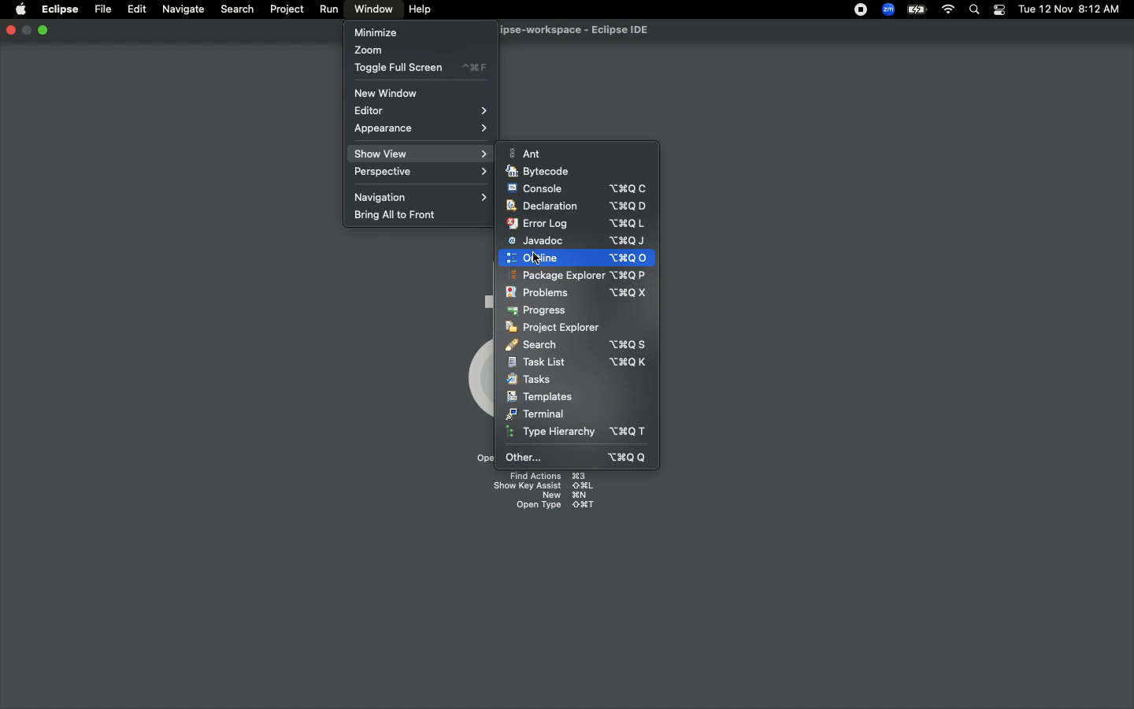 The height and width of the screenshot is (709, 1134). Describe the element at coordinates (886, 9) in the screenshot. I see `Zoom` at that location.